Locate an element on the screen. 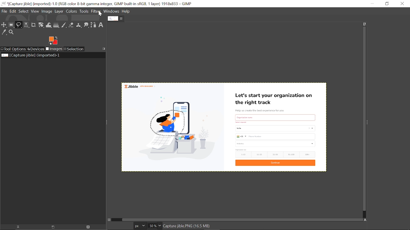 The image size is (410, 230). Crop text tool is located at coordinates (34, 25).